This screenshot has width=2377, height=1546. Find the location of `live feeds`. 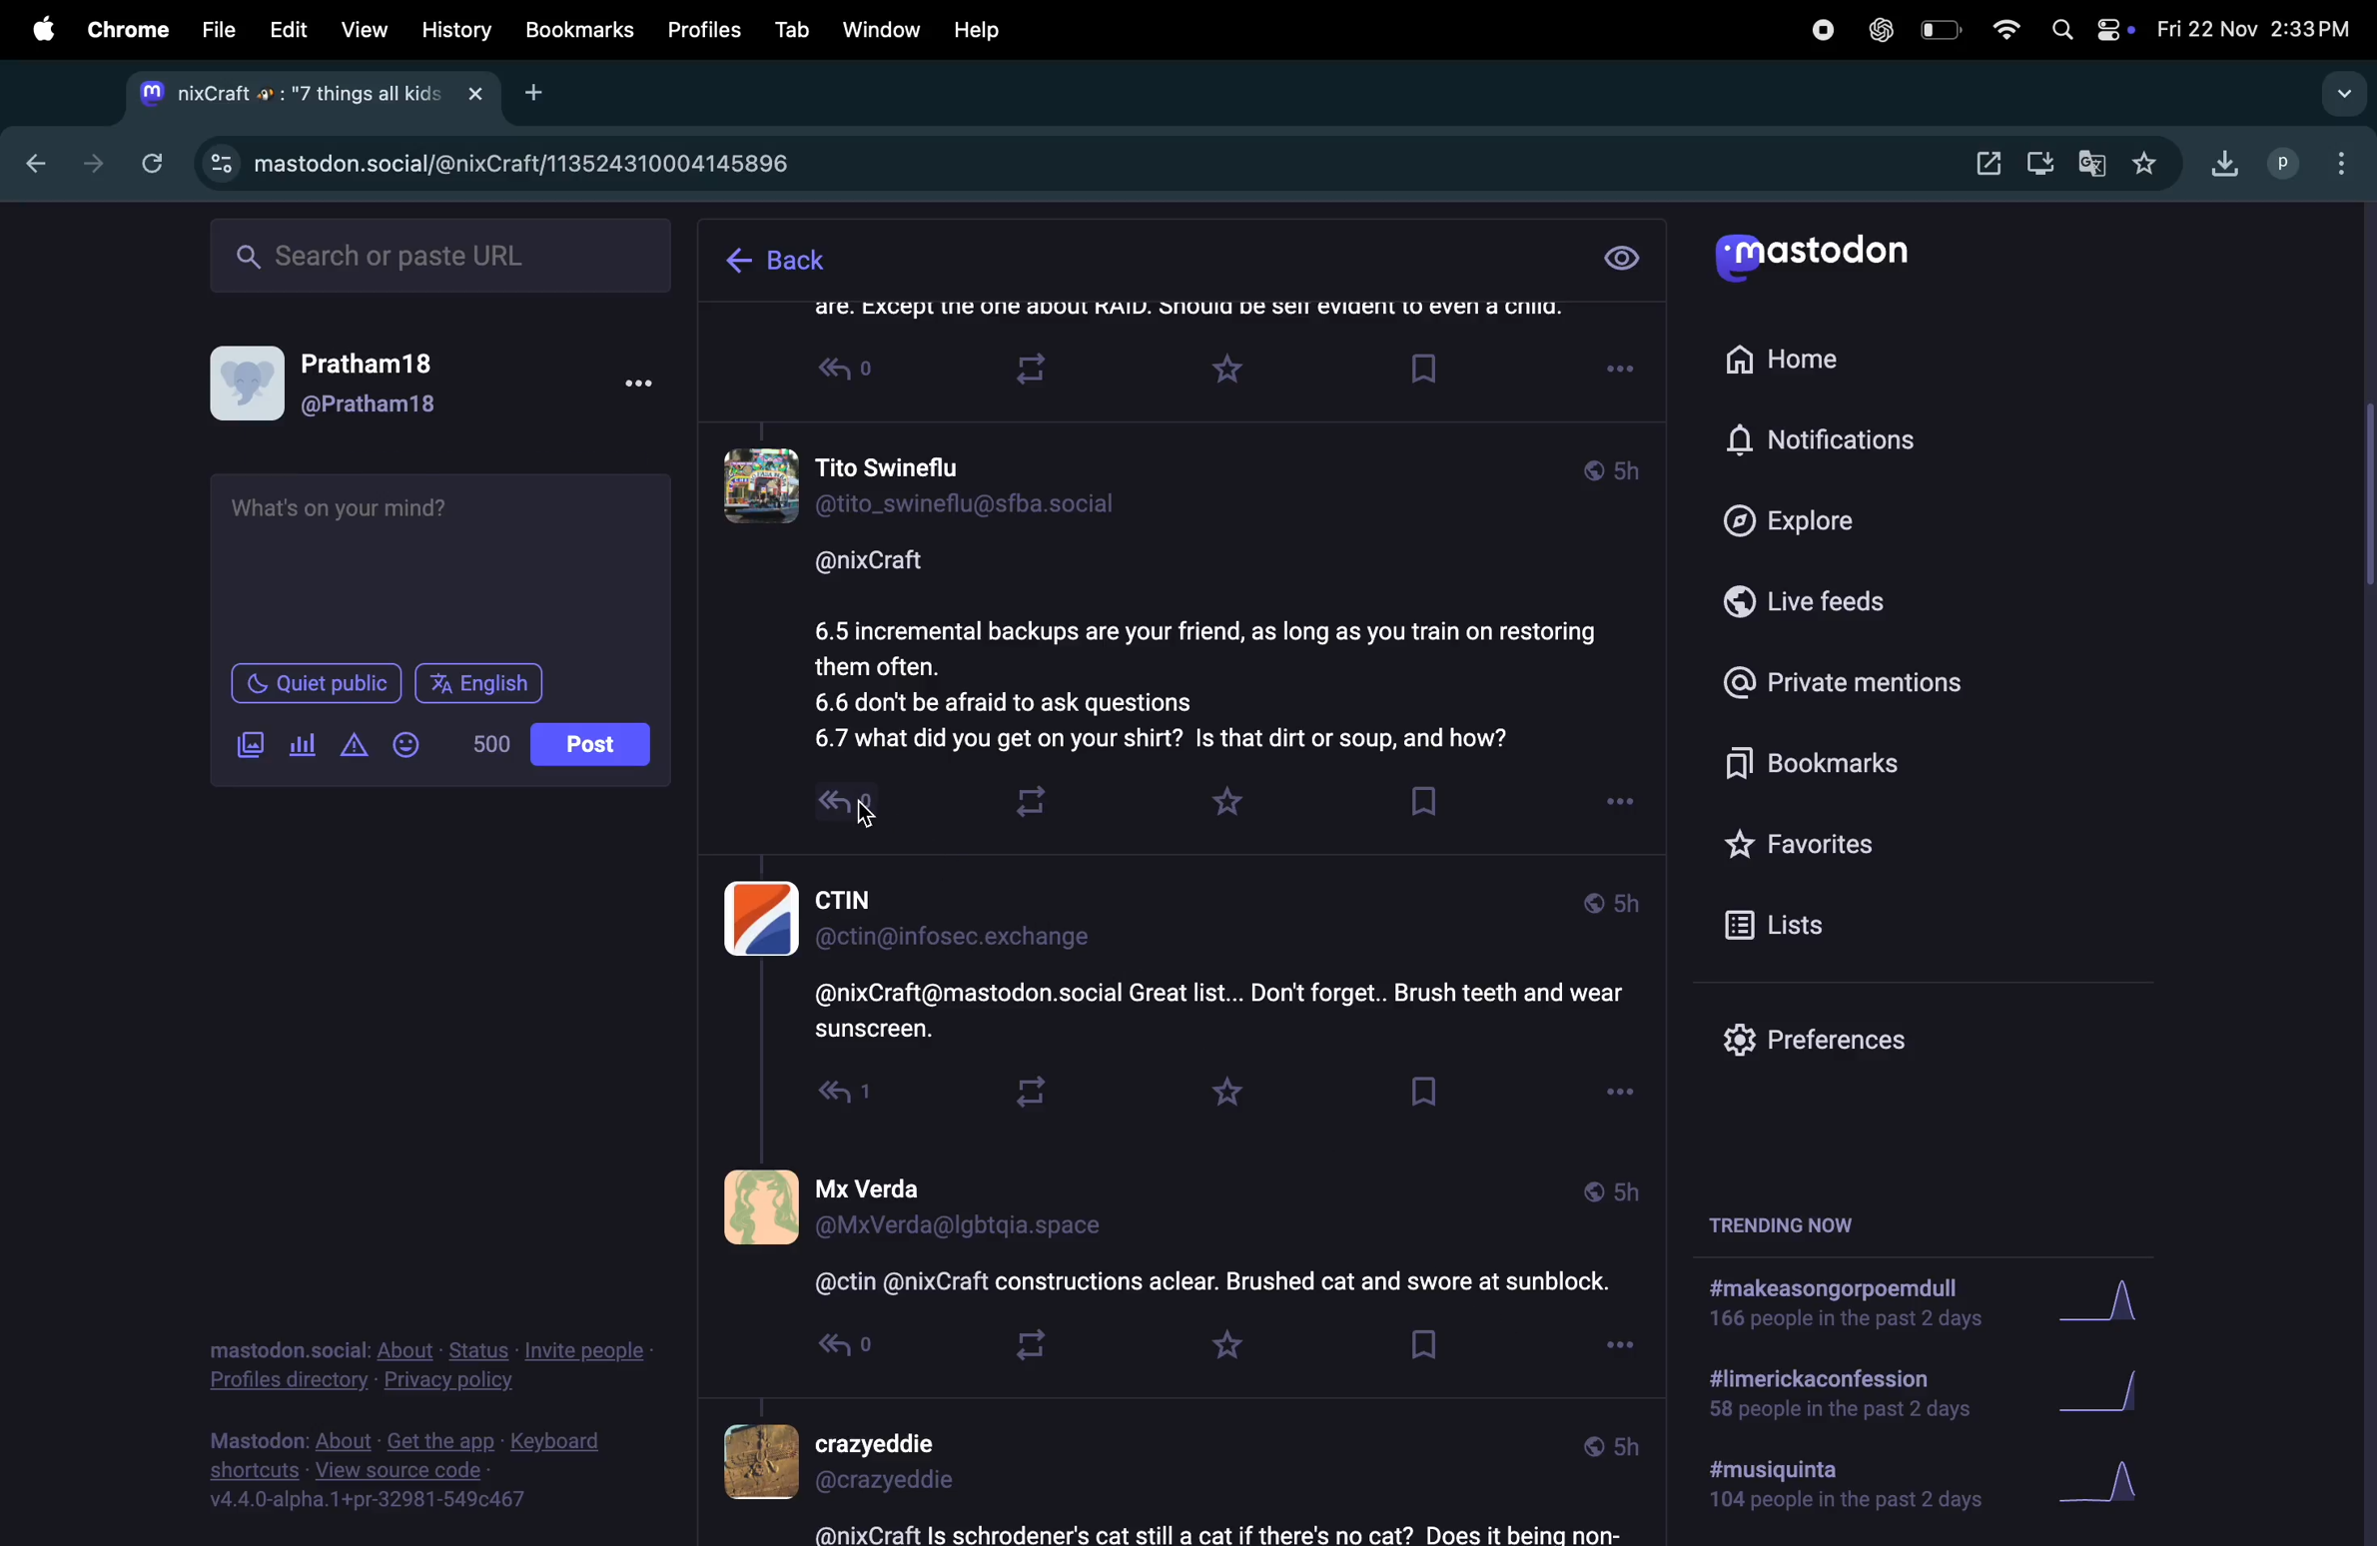

live feeds is located at coordinates (1839, 606).